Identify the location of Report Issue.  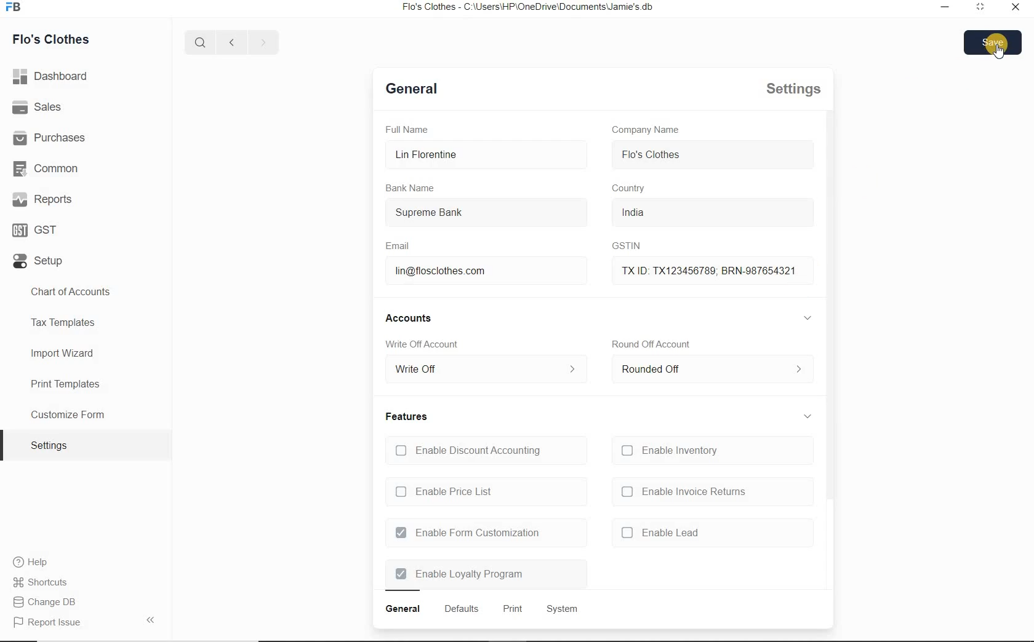
(50, 603).